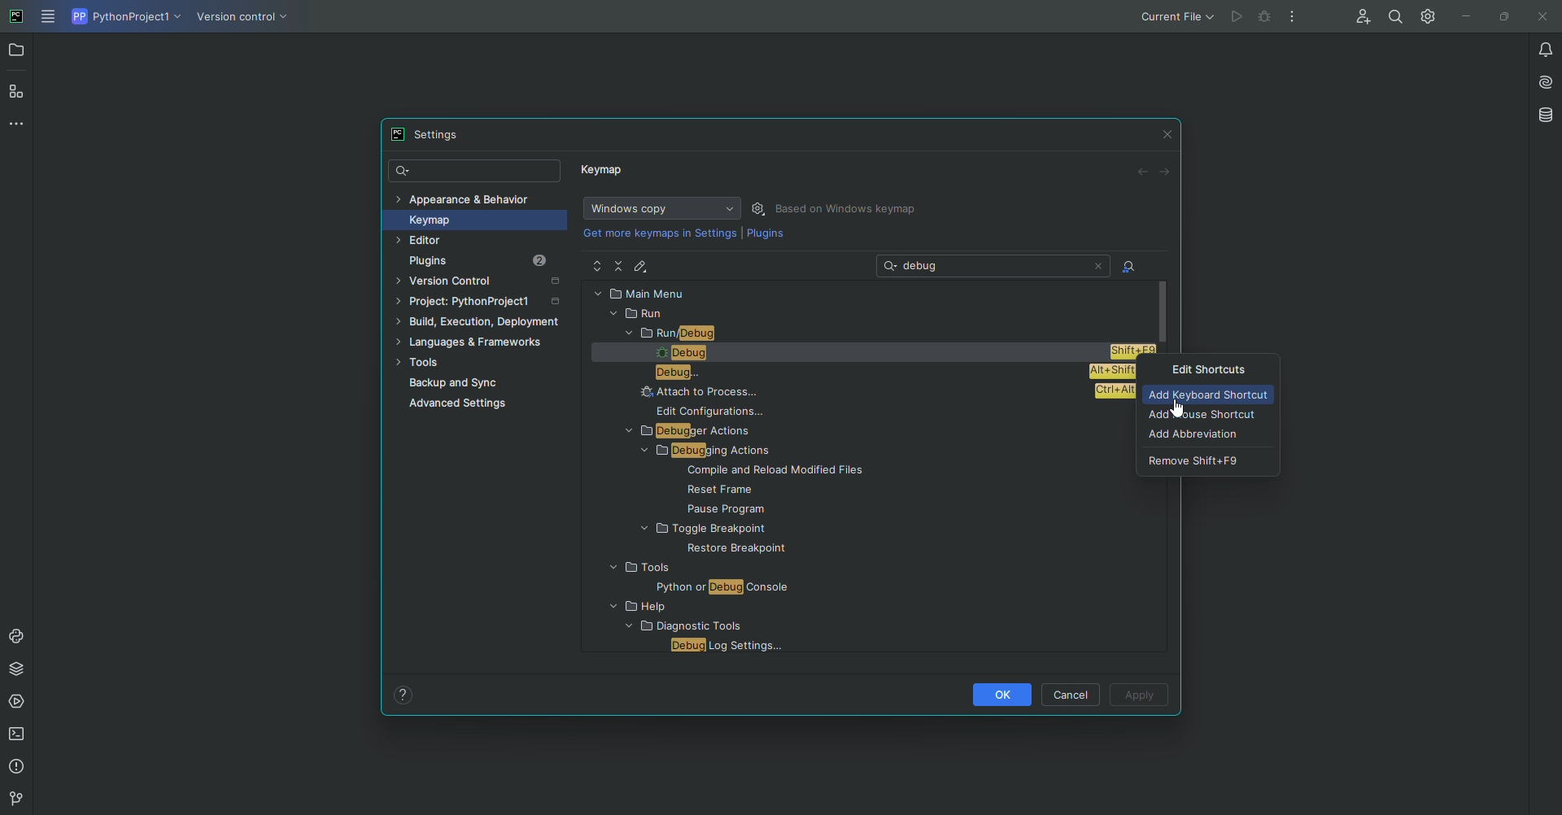  Describe the element at coordinates (1544, 115) in the screenshot. I see `Database` at that location.